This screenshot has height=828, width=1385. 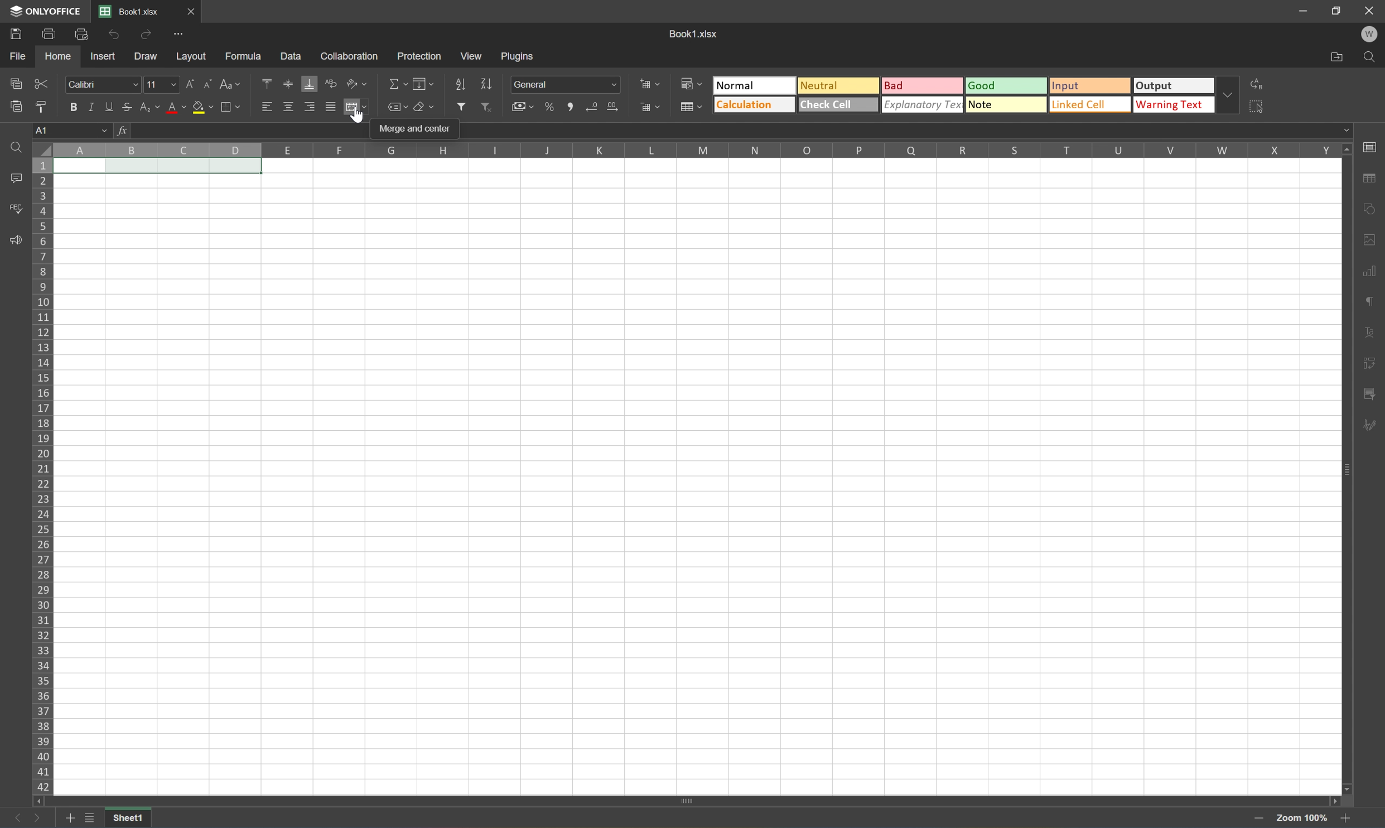 What do you see at coordinates (42, 107) in the screenshot?
I see `Copy style` at bounding box center [42, 107].